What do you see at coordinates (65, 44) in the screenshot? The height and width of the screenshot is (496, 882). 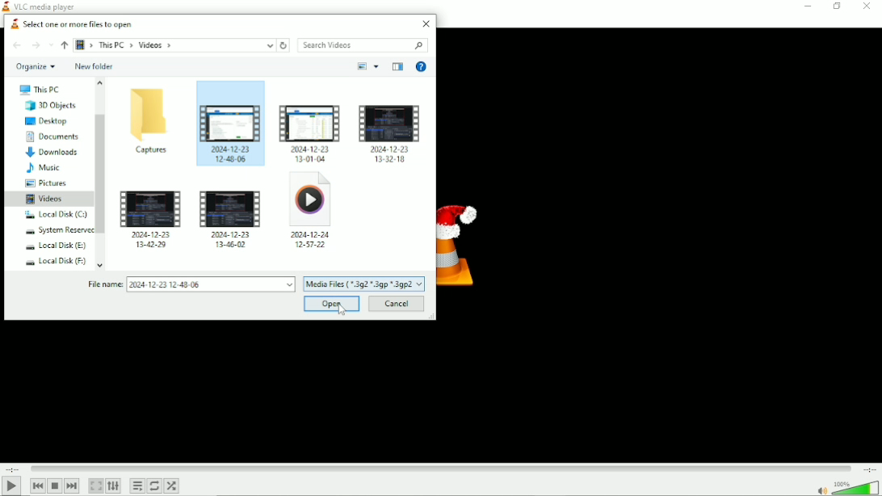 I see `Up to ''This PC''` at bounding box center [65, 44].